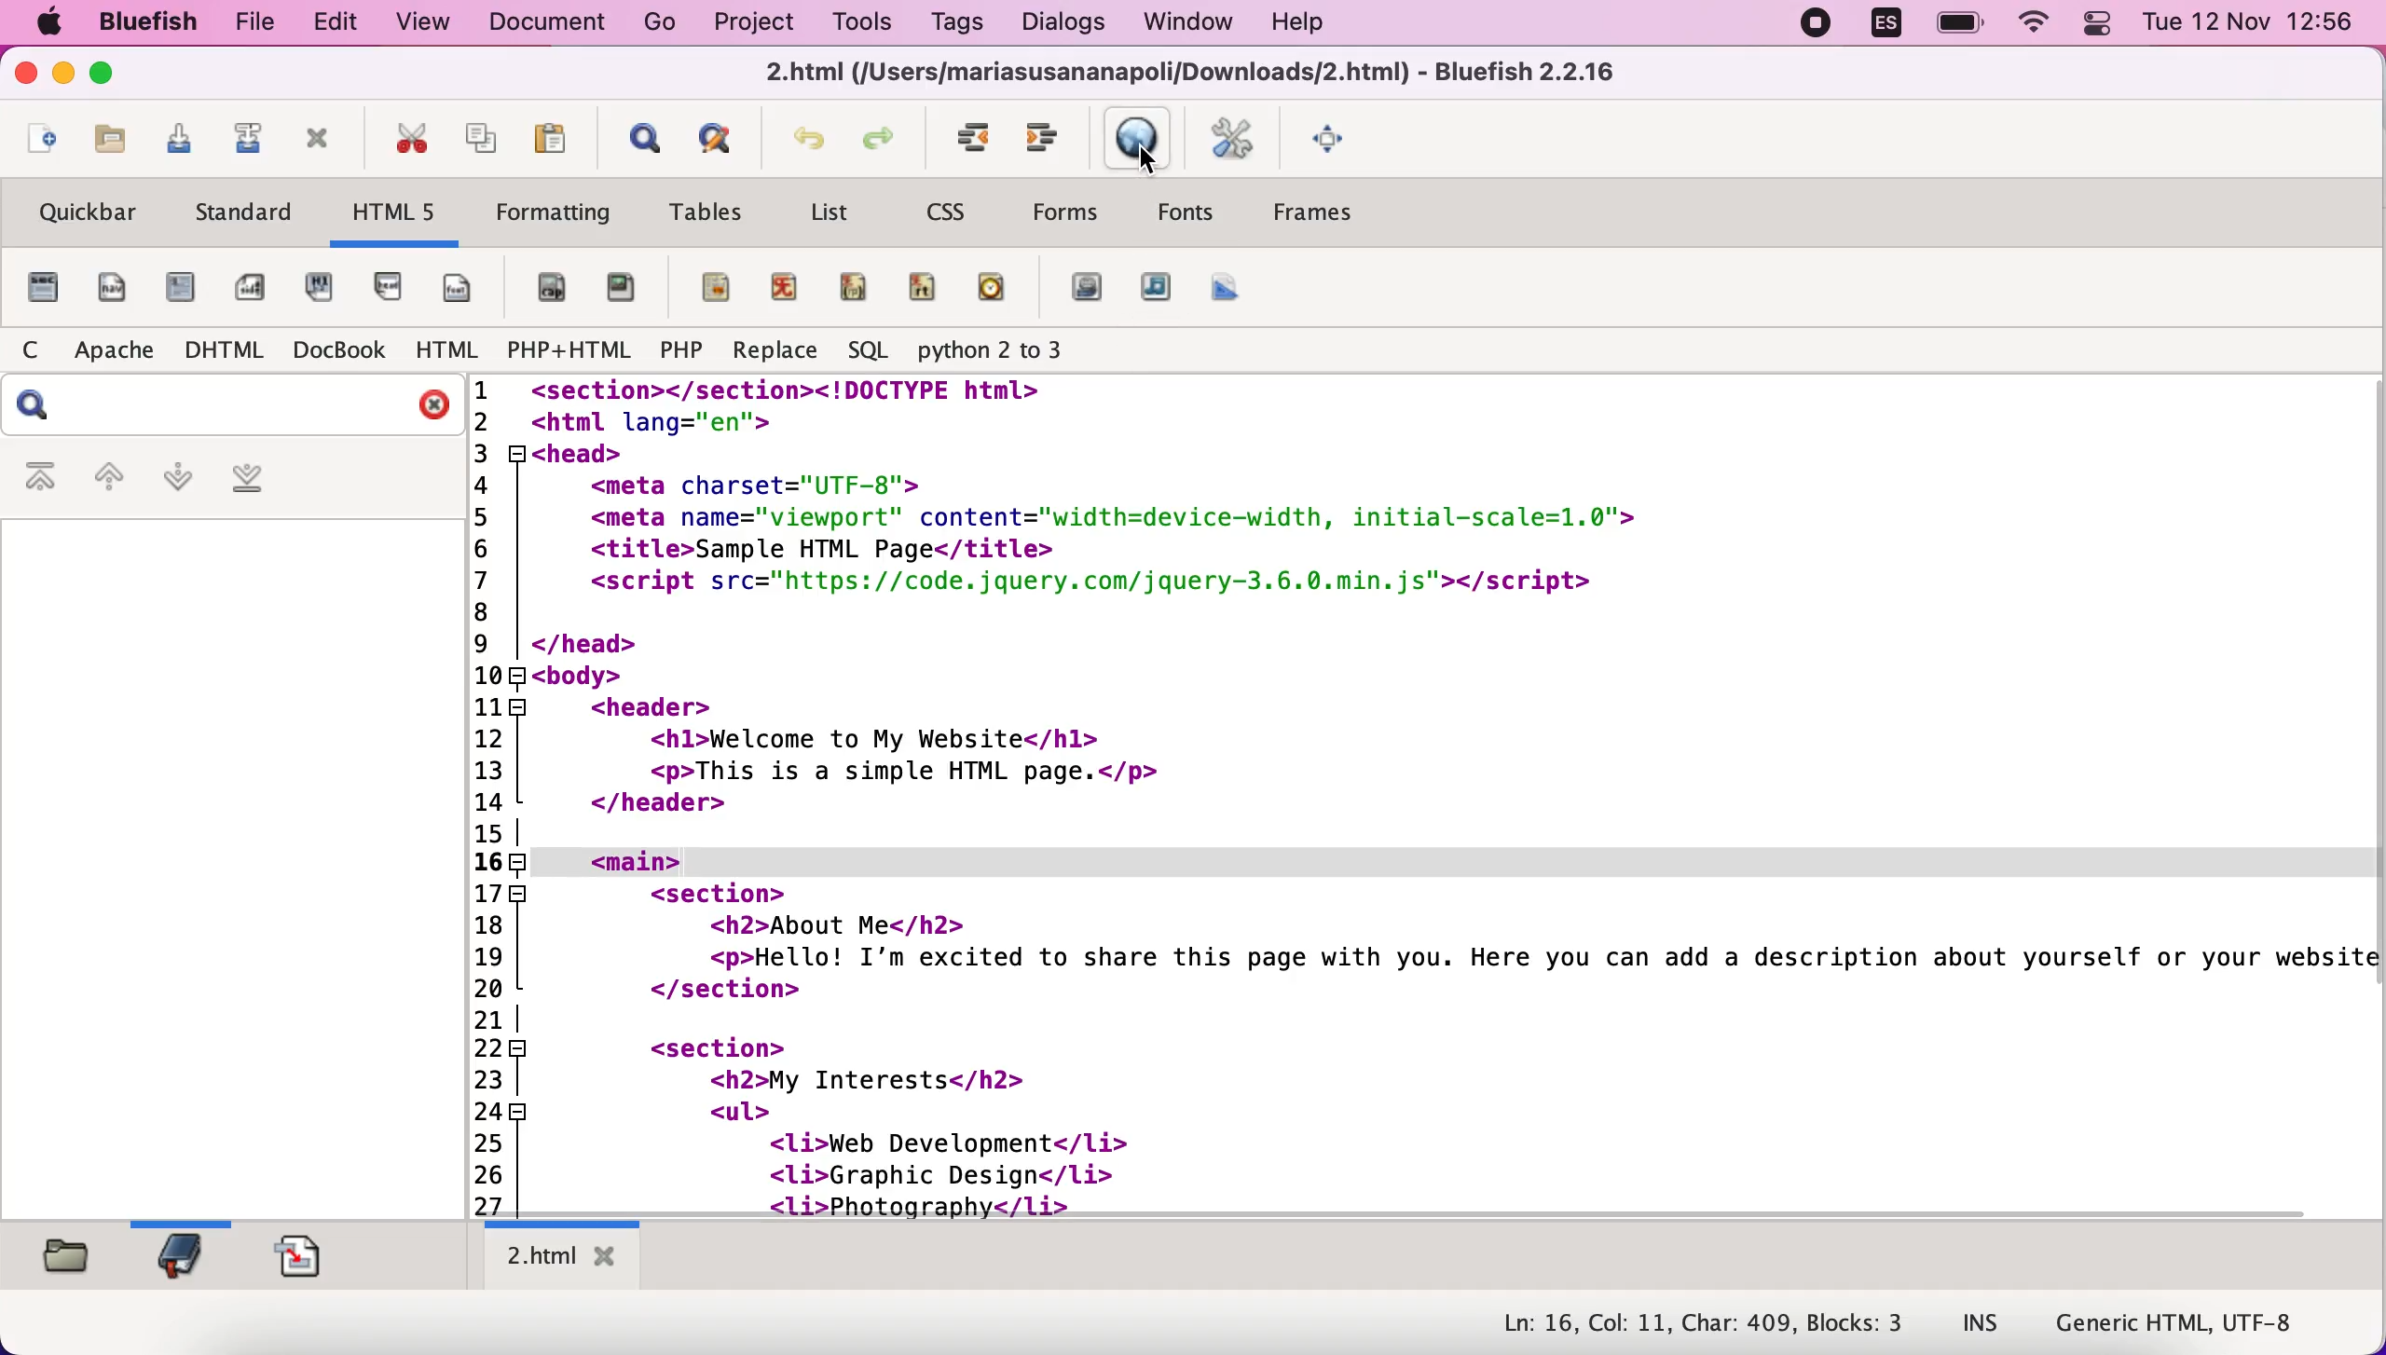  What do you see at coordinates (447, 349) in the screenshot?
I see `html` at bounding box center [447, 349].